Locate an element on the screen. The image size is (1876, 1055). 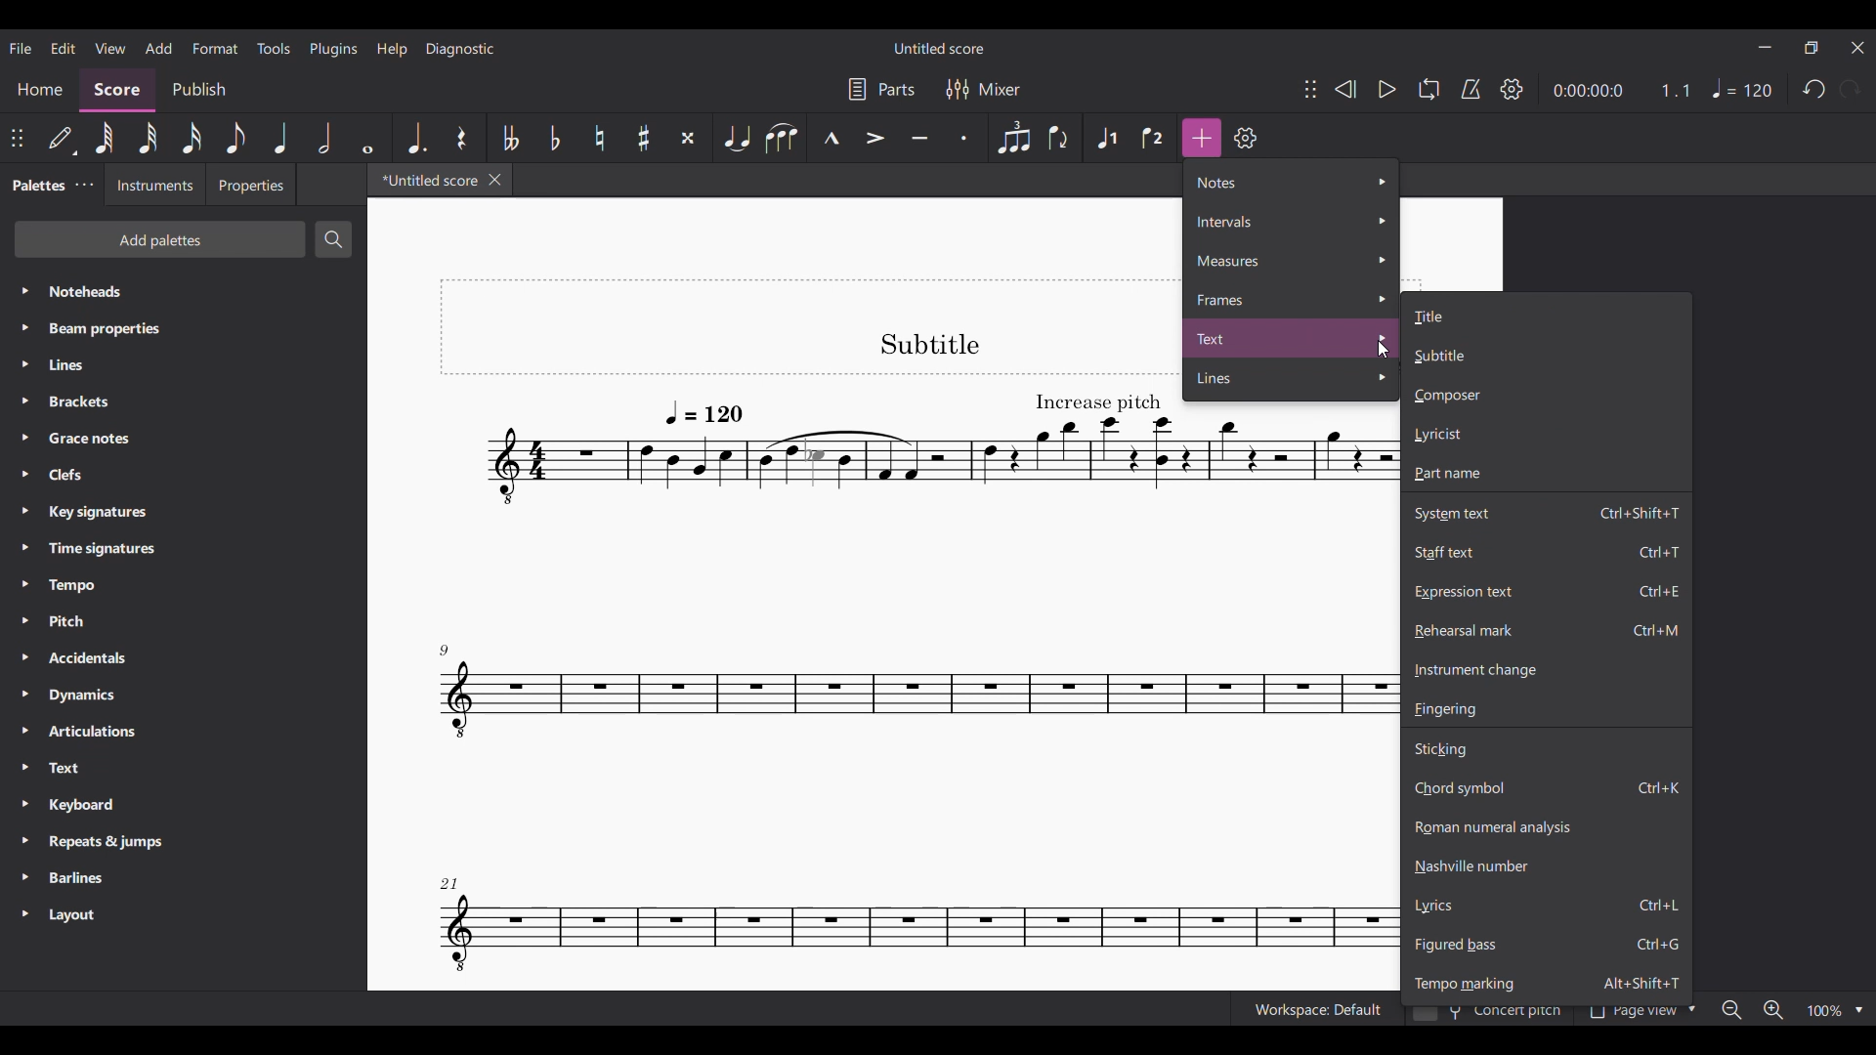
Measure options is located at coordinates (1291, 260).